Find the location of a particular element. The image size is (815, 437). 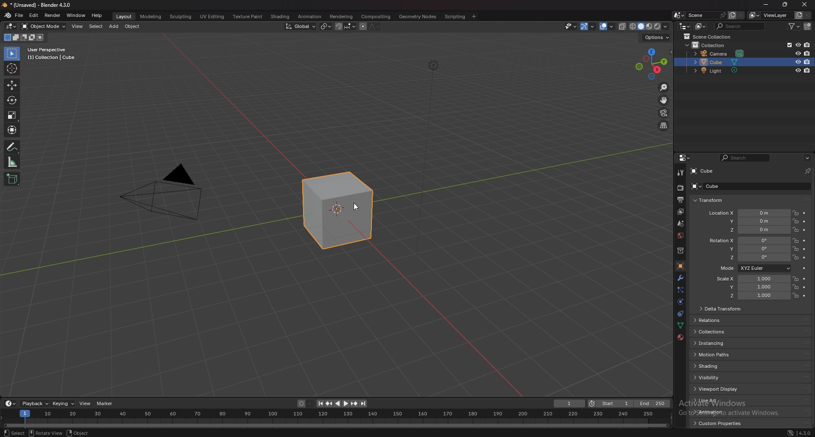

user perspective is located at coordinates (54, 53).